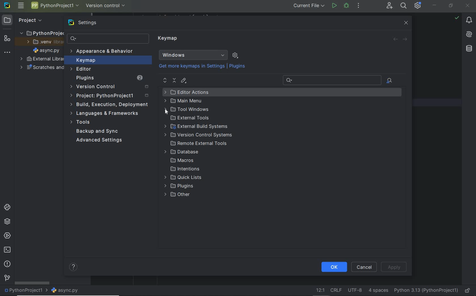 This screenshot has height=296, width=476. I want to click on Backup and Sync, so click(98, 132).